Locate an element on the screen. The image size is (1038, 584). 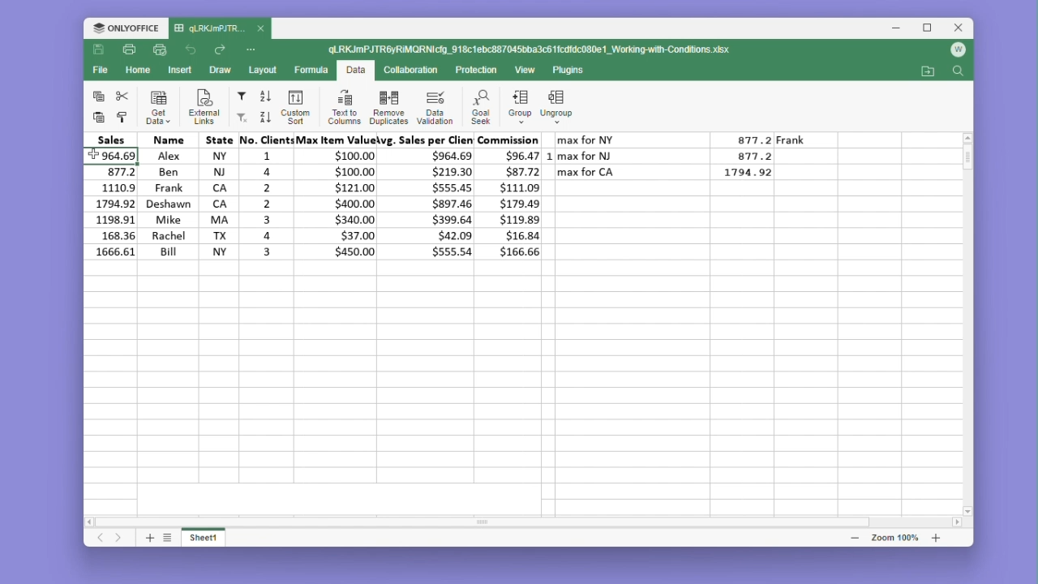
Plugins  is located at coordinates (573, 71).